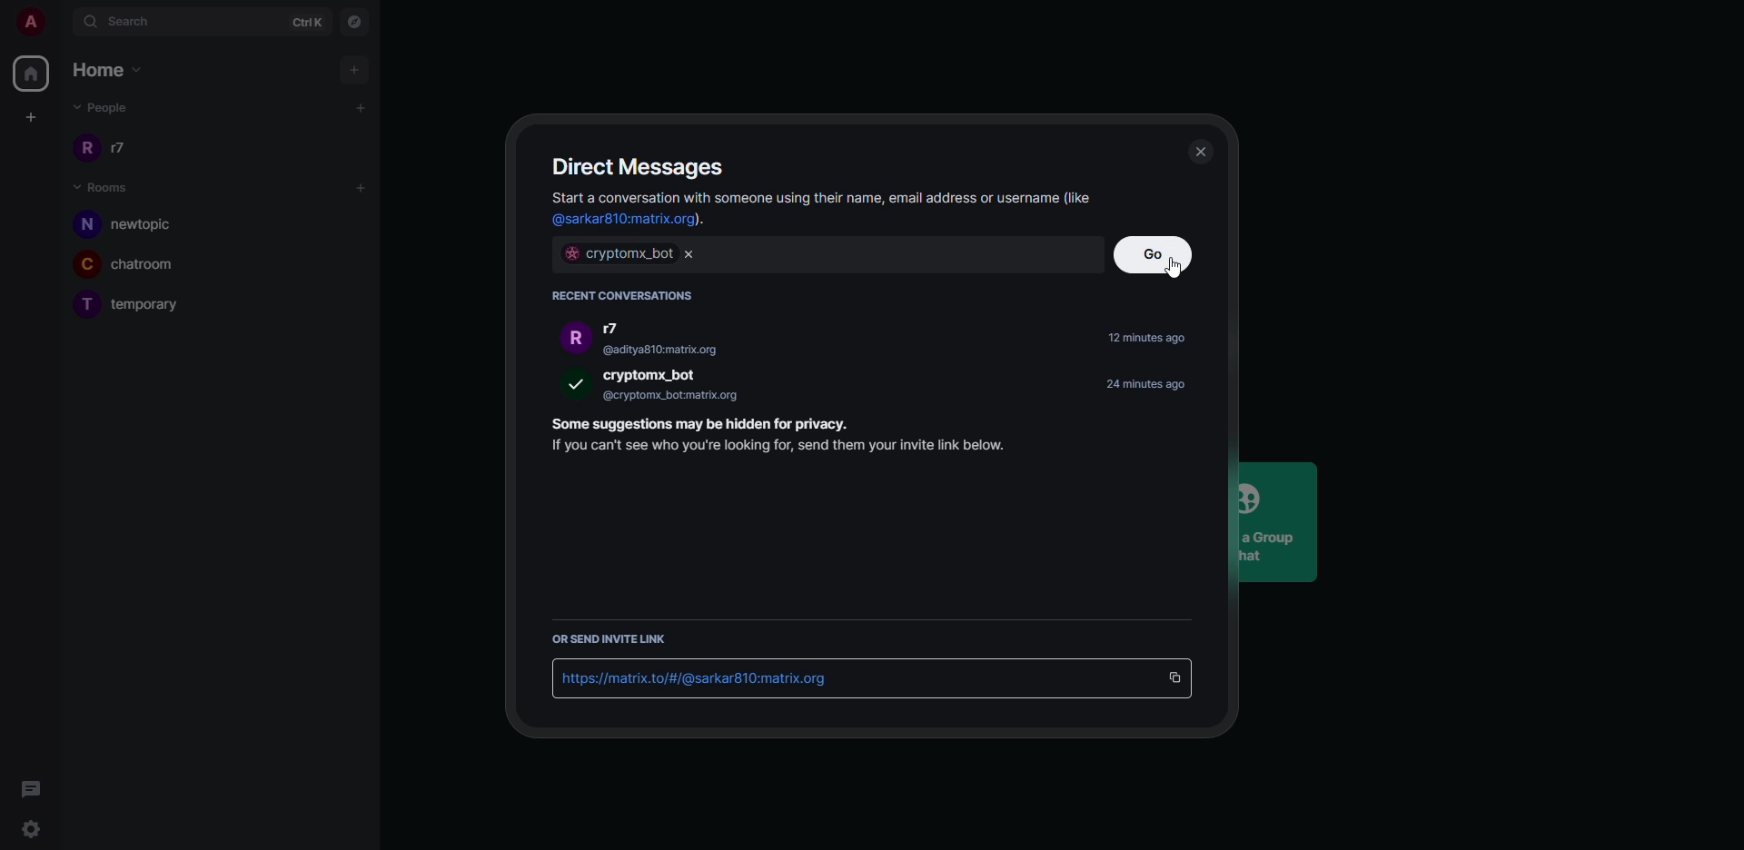  I want to click on n, so click(88, 225).